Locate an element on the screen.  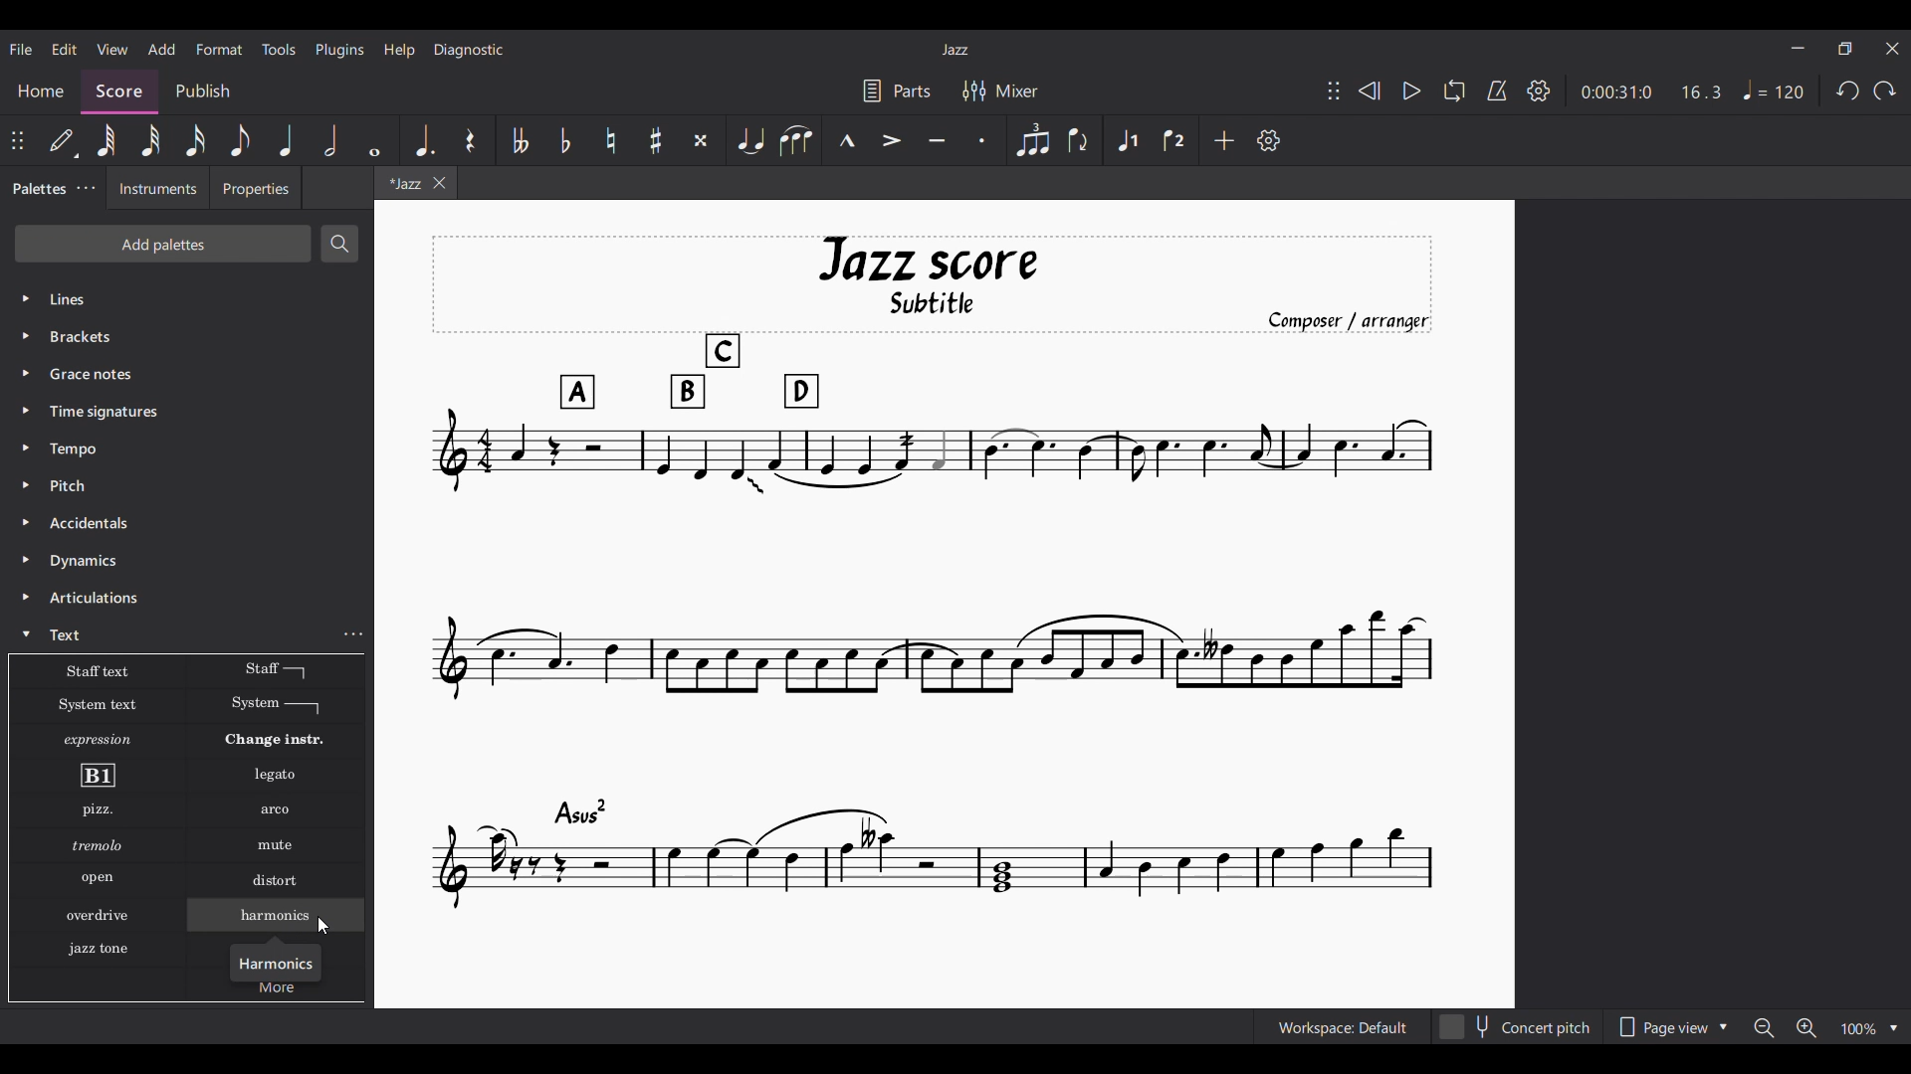
Dynamics is located at coordinates (85, 563).